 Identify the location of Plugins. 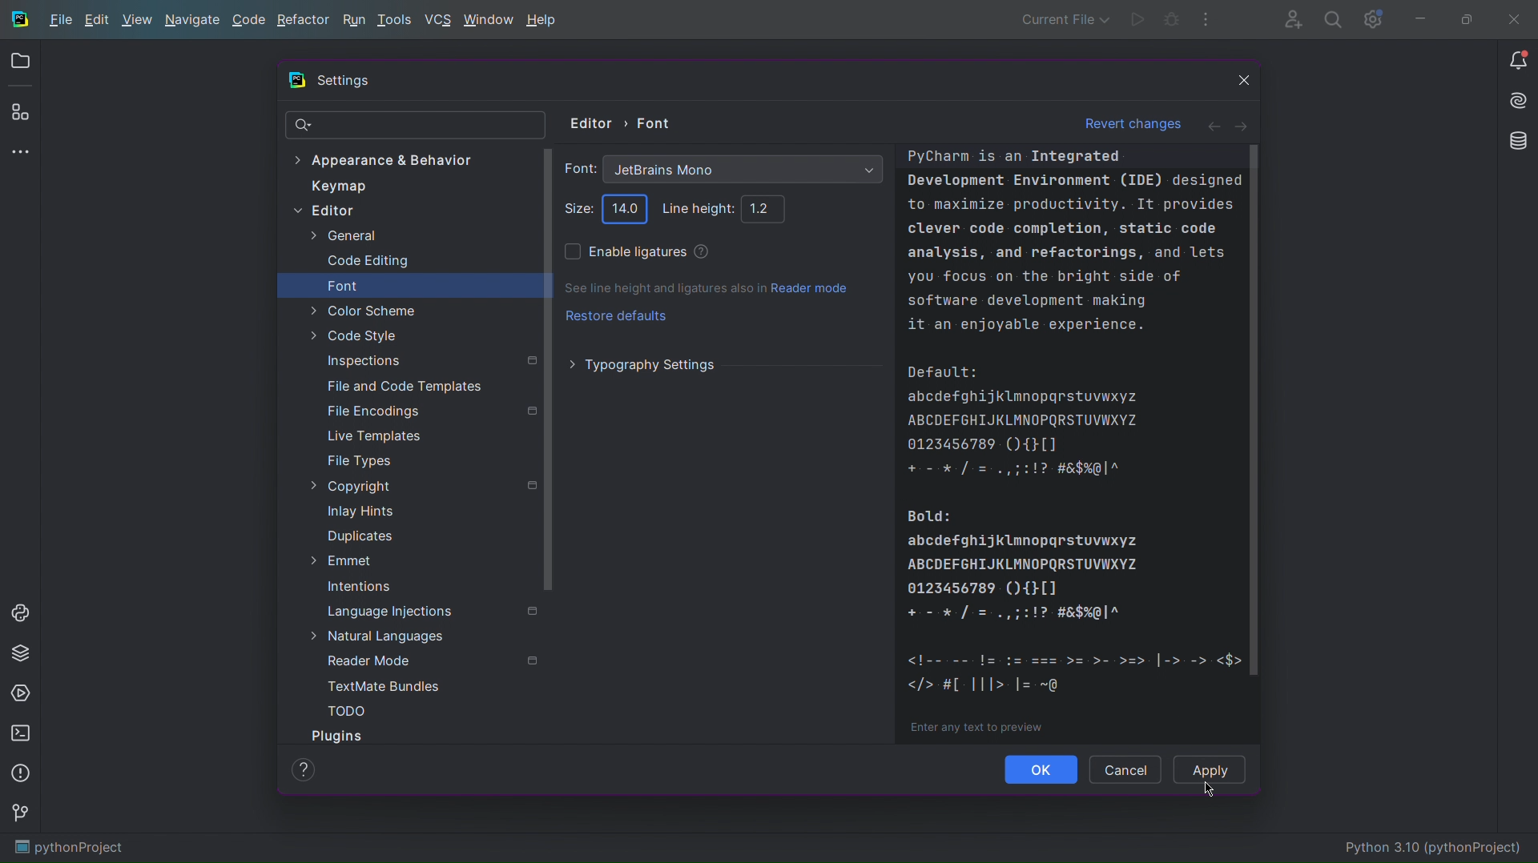
(340, 736).